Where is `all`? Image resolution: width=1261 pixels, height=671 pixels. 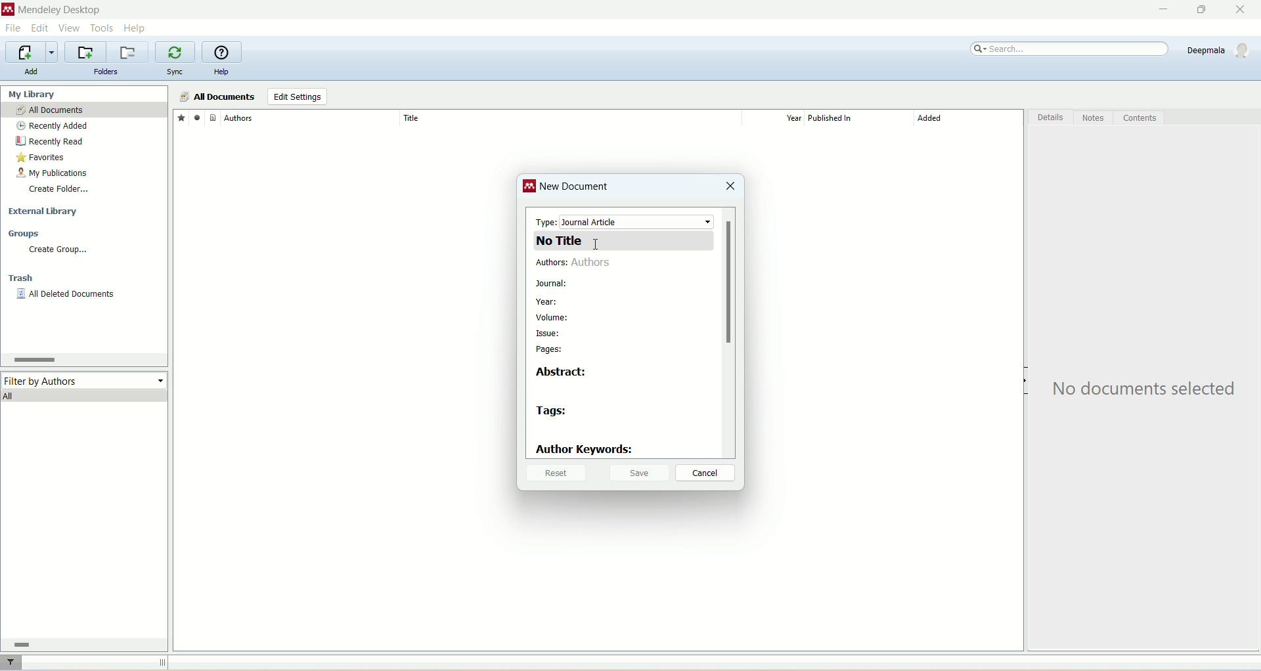 all is located at coordinates (85, 395).